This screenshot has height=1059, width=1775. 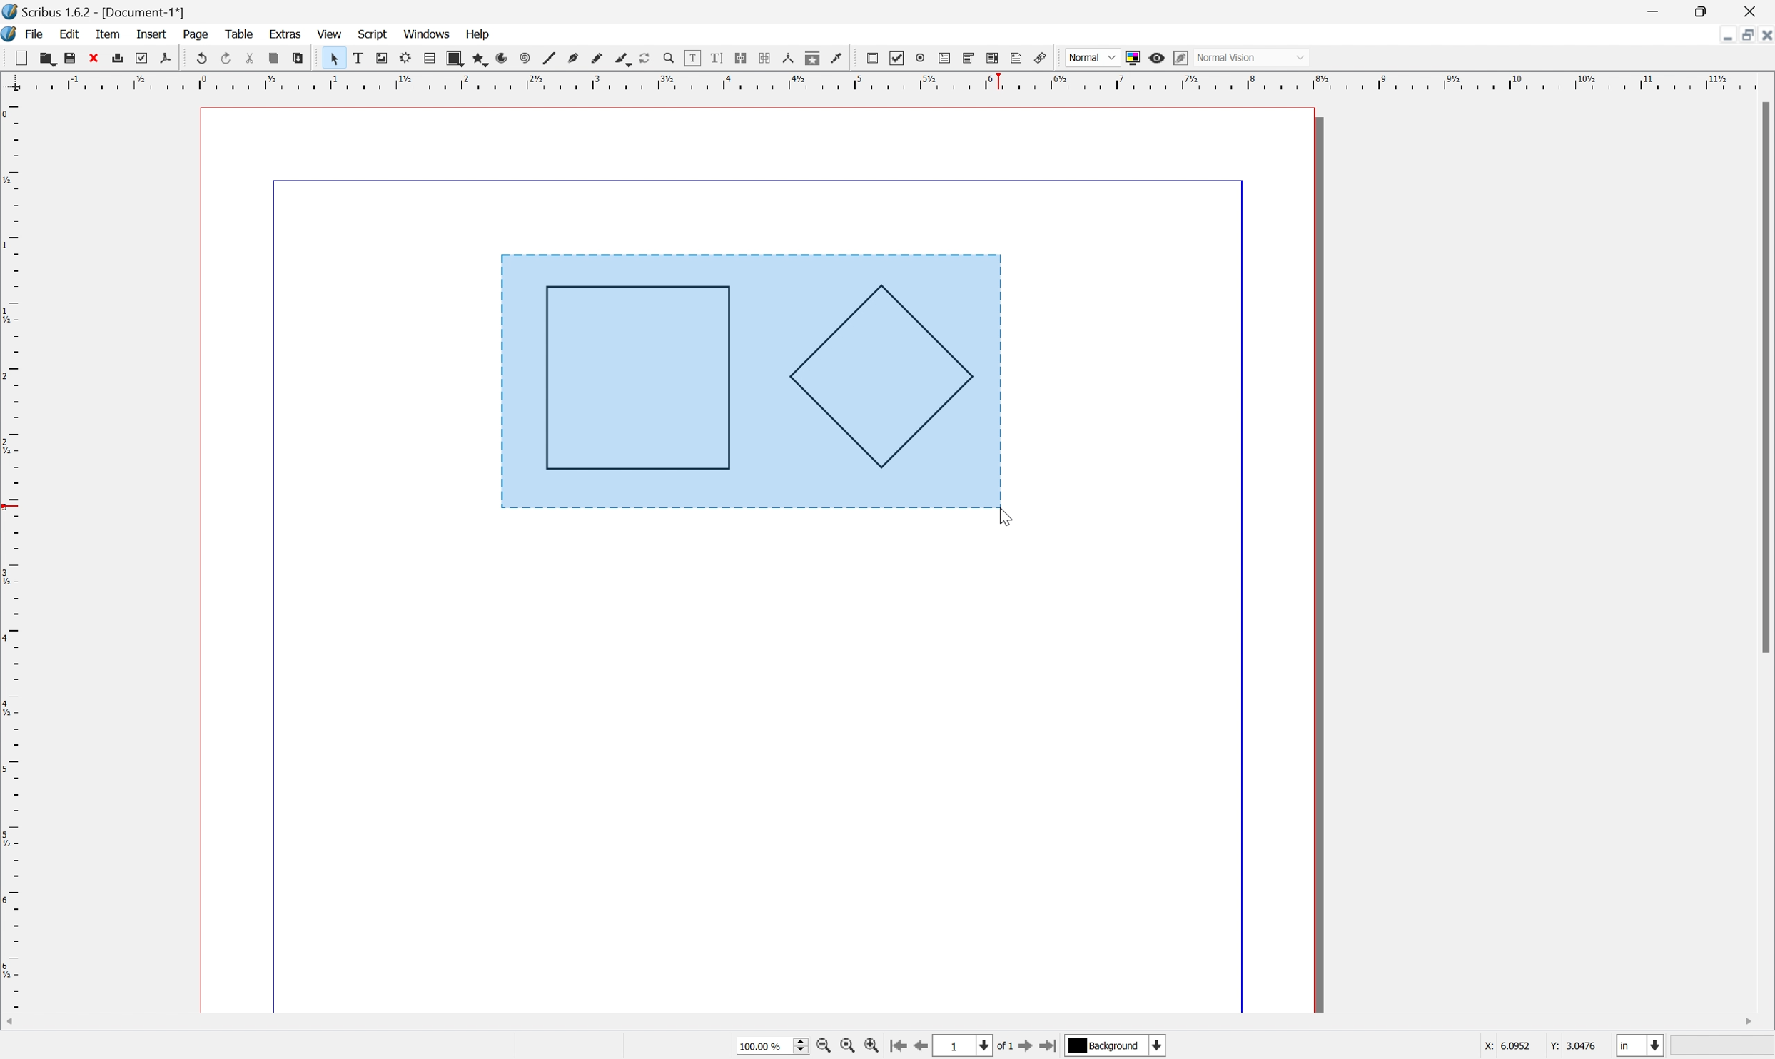 I want to click on rotate item, so click(x=642, y=58).